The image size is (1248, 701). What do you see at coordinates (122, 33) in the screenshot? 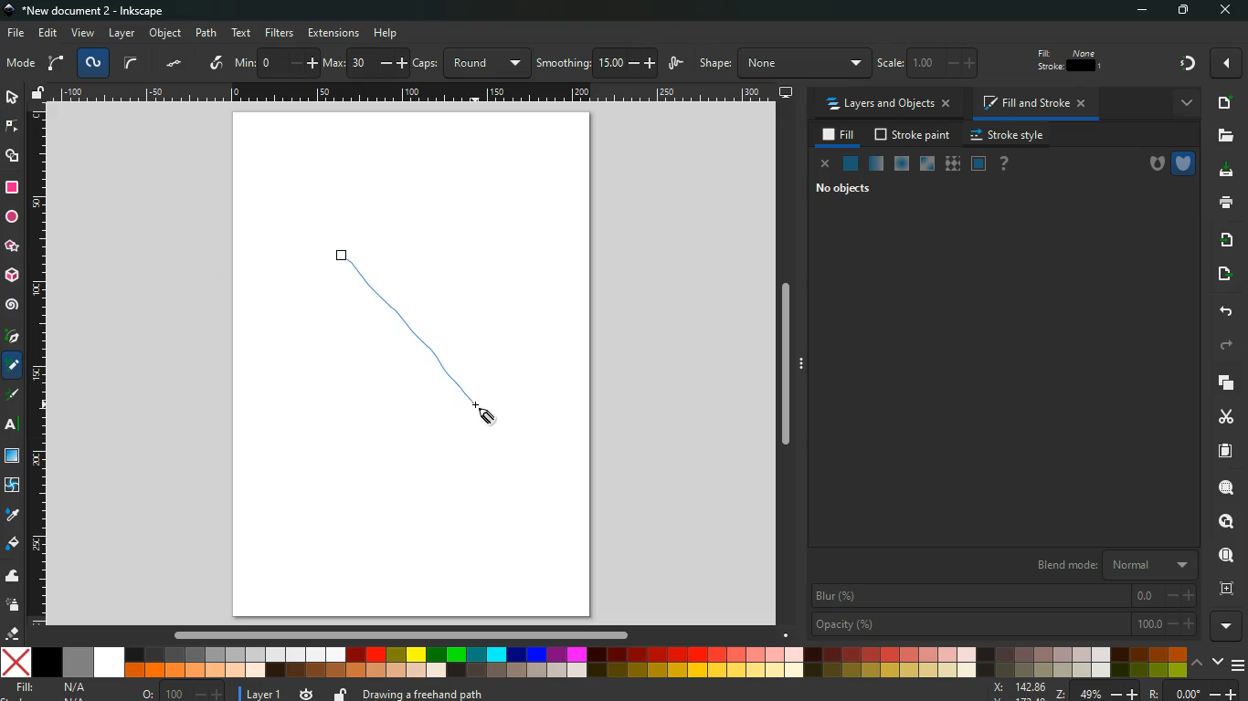
I see `layer` at bounding box center [122, 33].